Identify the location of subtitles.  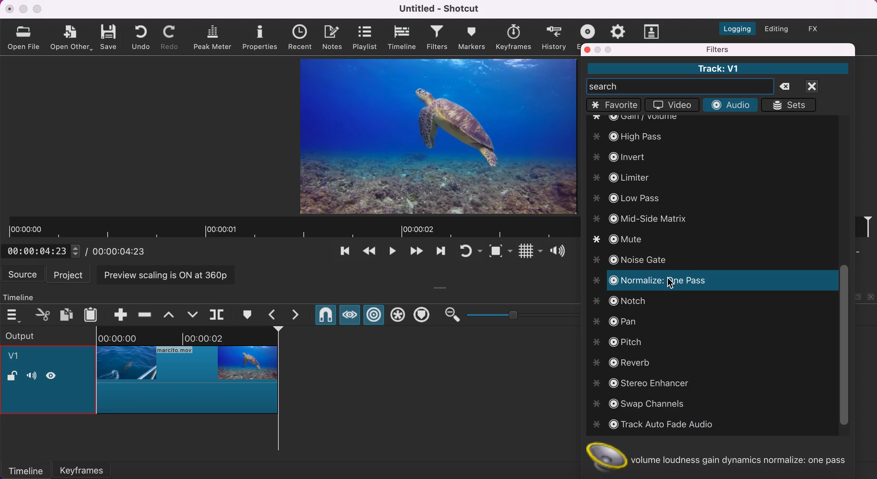
(652, 31).